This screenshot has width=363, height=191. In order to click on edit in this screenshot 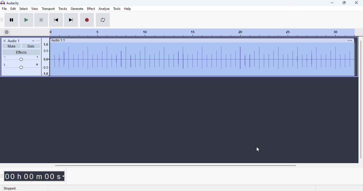, I will do `click(13, 8)`.